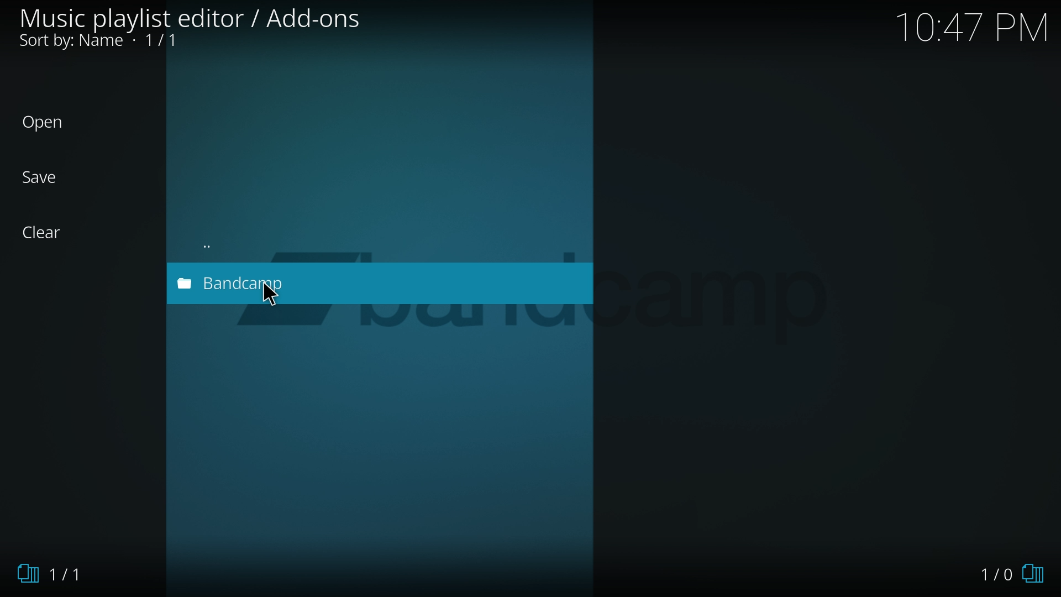 Image resolution: width=1061 pixels, height=597 pixels. What do you see at coordinates (280, 301) in the screenshot?
I see `Cursor` at bounding box center [280, 301].